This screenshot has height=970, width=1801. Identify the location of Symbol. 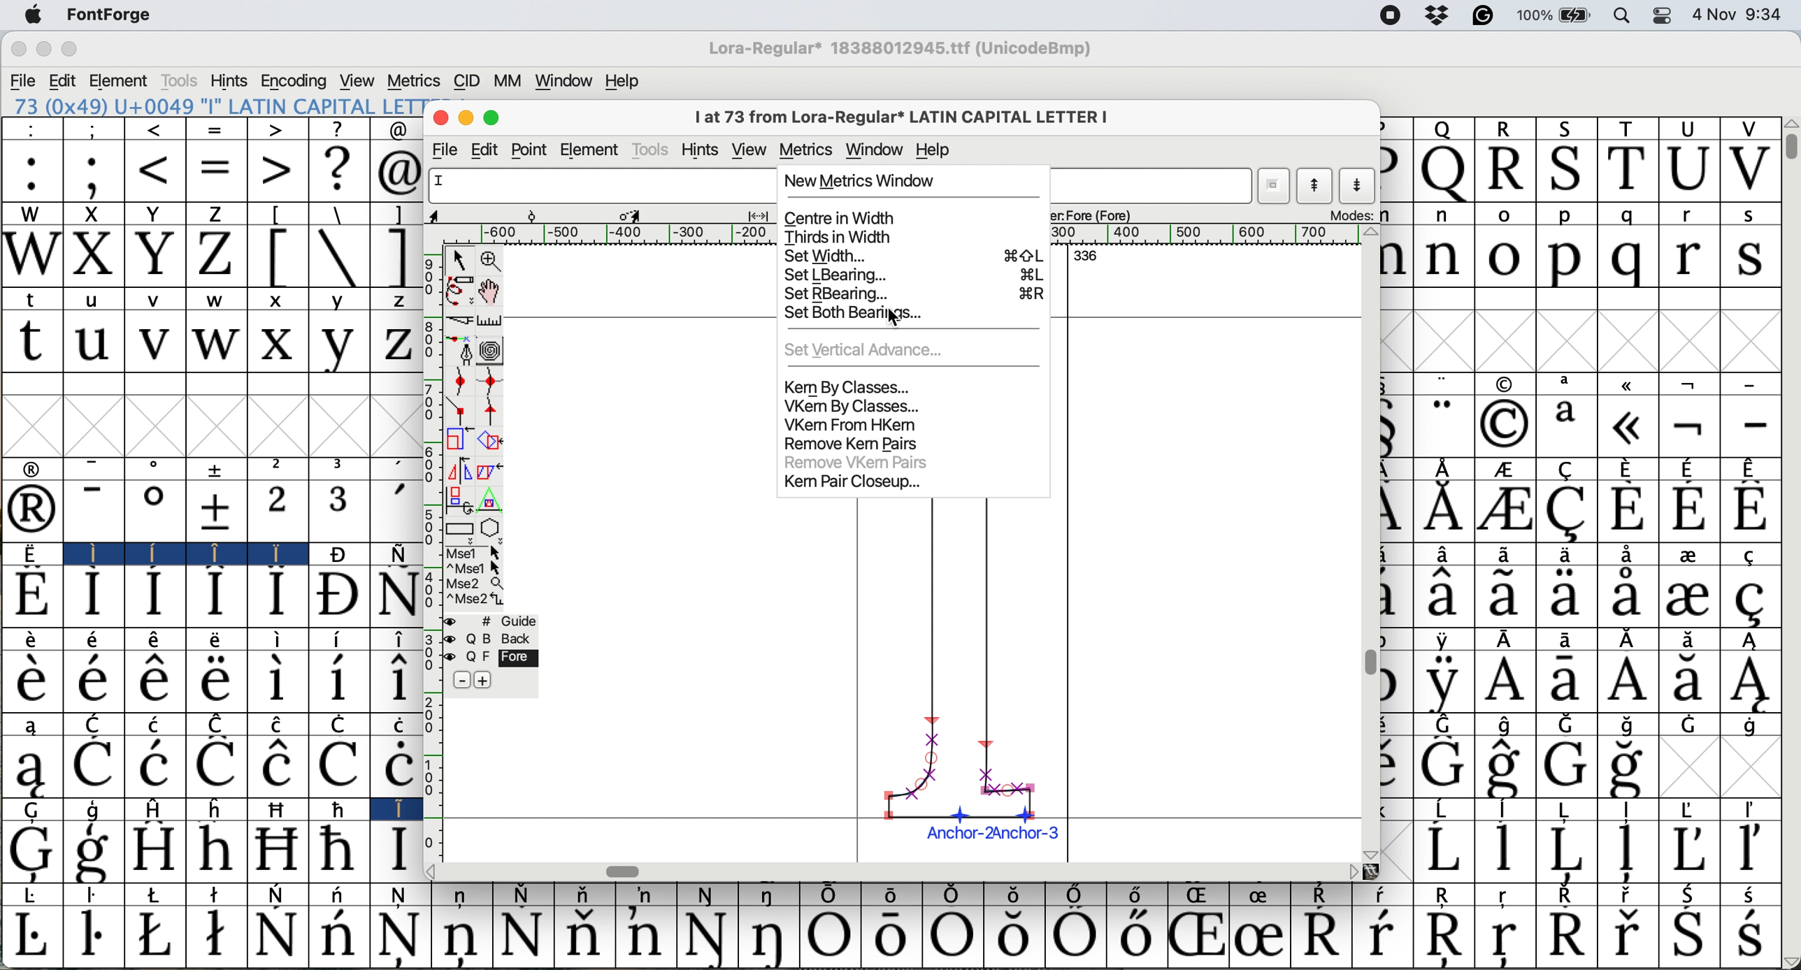
(1751, 600).